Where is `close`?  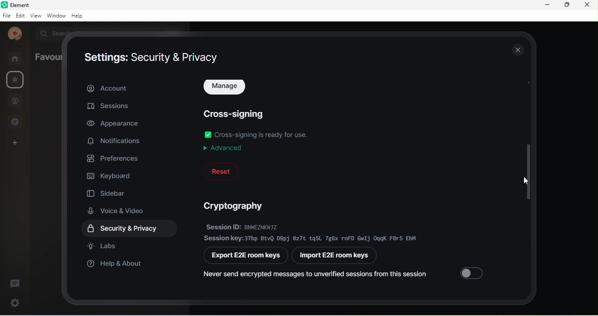 close is located at coordinates (517, 49).